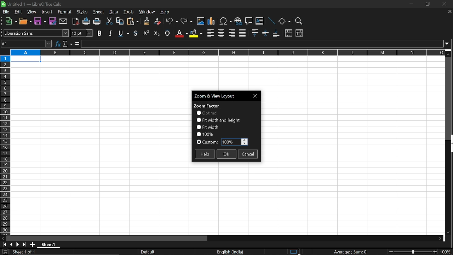 Image resolution: width=453 pixels, height=255 pixels. Describe the element at coordinates (18, 12) in the screenshot. I see `edit` at that location.